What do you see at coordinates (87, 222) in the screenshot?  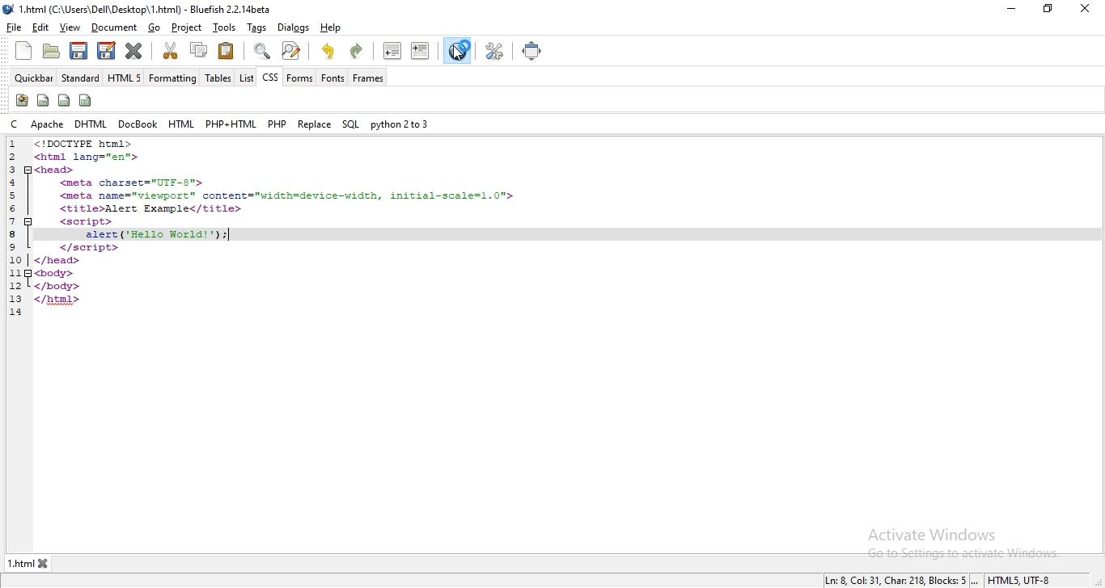 I see `<script>` at bounding box center [87, 222].